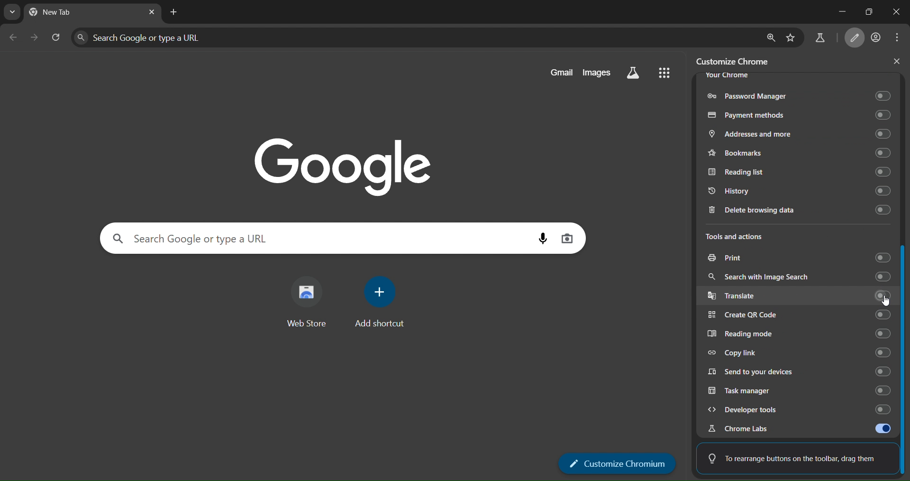  What do you see at coordinates (797, 372) in the screenshot?
I see `send to yr devices` at bounding box center [797, 372].